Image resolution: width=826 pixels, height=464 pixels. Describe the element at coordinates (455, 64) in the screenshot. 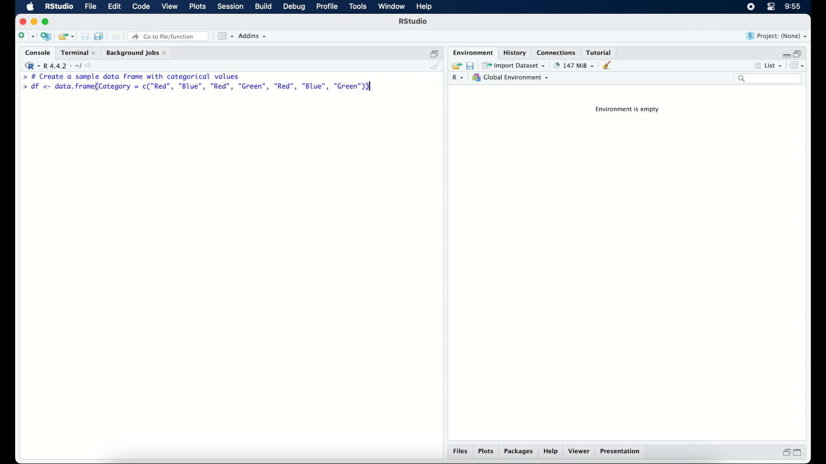

I see `load workspace` at that location.